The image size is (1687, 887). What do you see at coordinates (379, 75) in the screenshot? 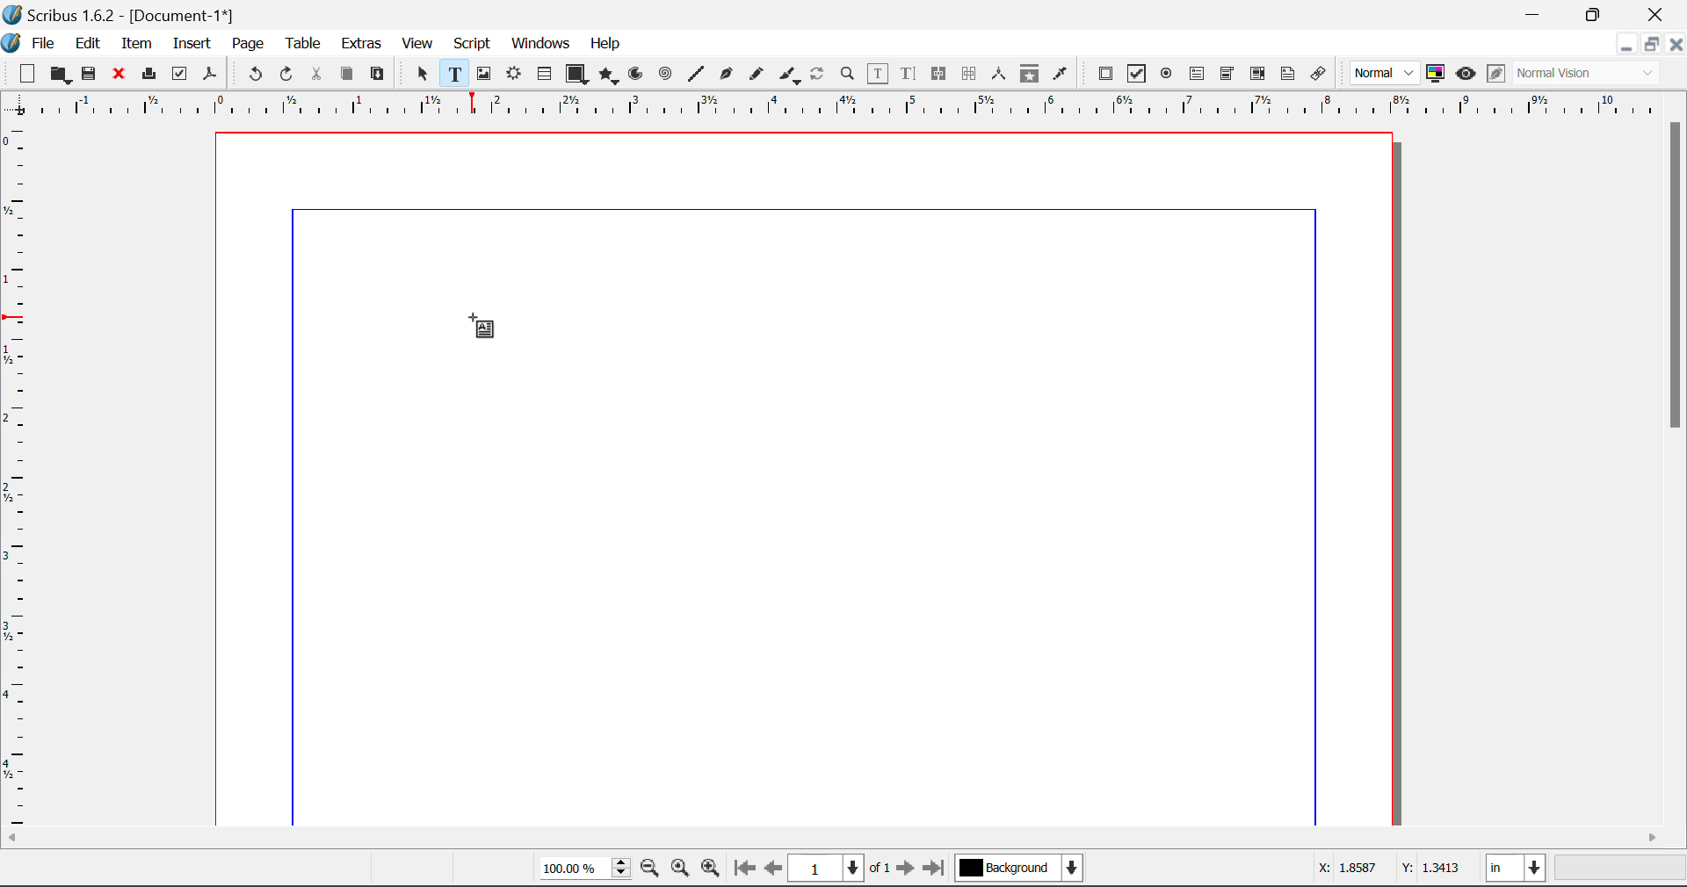
I see `Paste` at bounding box center [379, 75].